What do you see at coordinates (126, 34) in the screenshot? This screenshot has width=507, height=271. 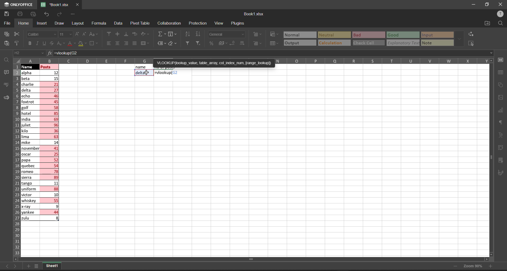 I see `align bottom` at bounding box center [126, 34].